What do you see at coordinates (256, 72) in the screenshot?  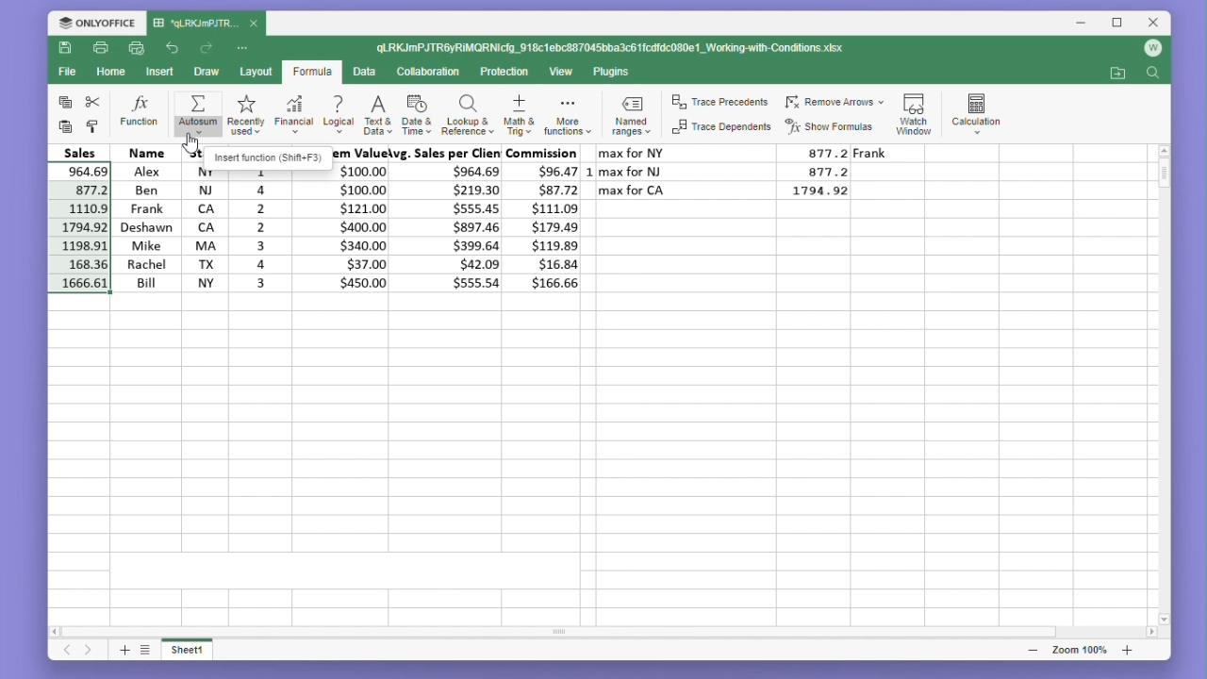 I see `Layout` at bounding box center [256, 72].